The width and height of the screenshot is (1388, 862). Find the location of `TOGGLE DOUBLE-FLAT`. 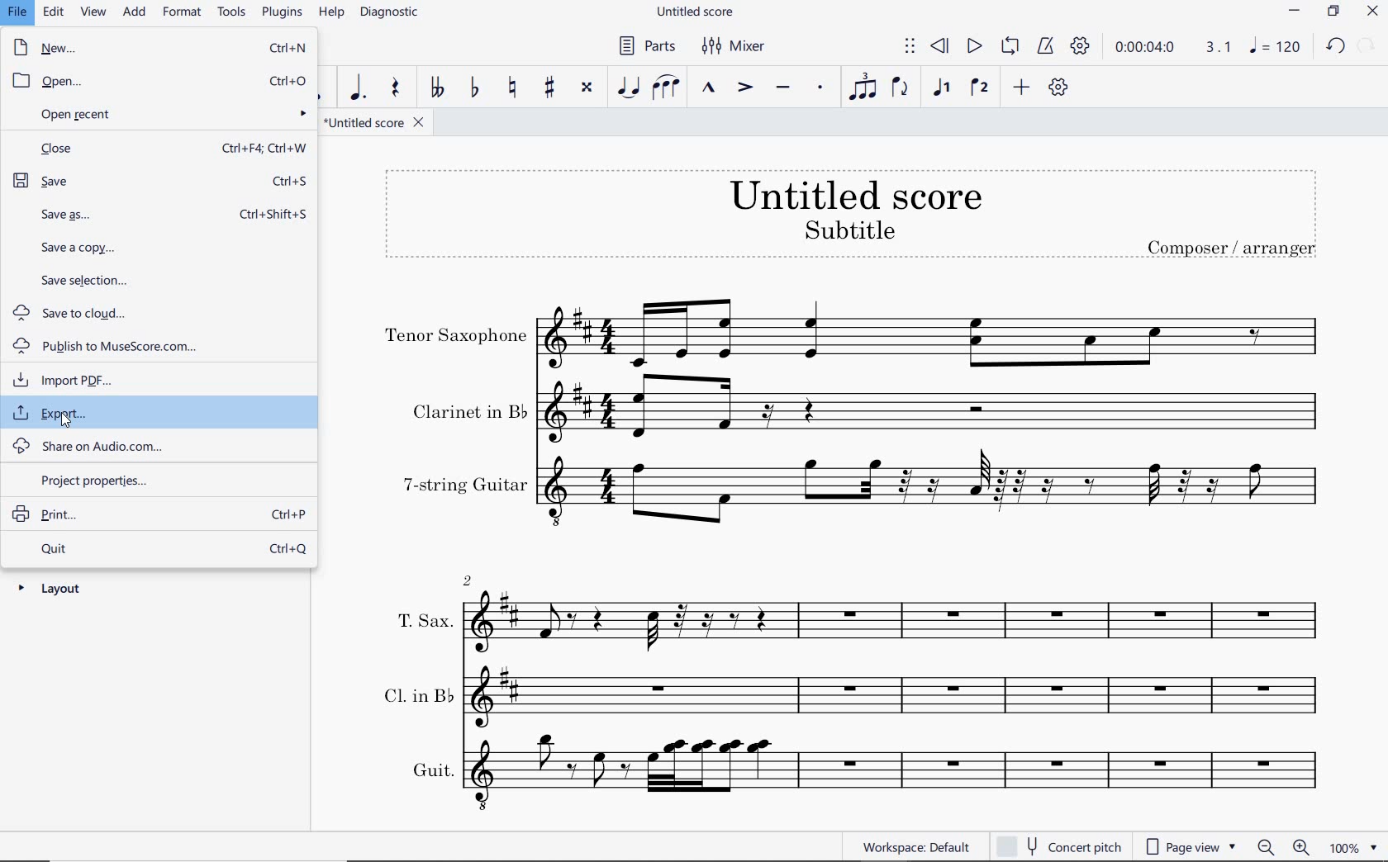

TOGGLE DOUBLE-FLAT is located at coordinates (437, 88).